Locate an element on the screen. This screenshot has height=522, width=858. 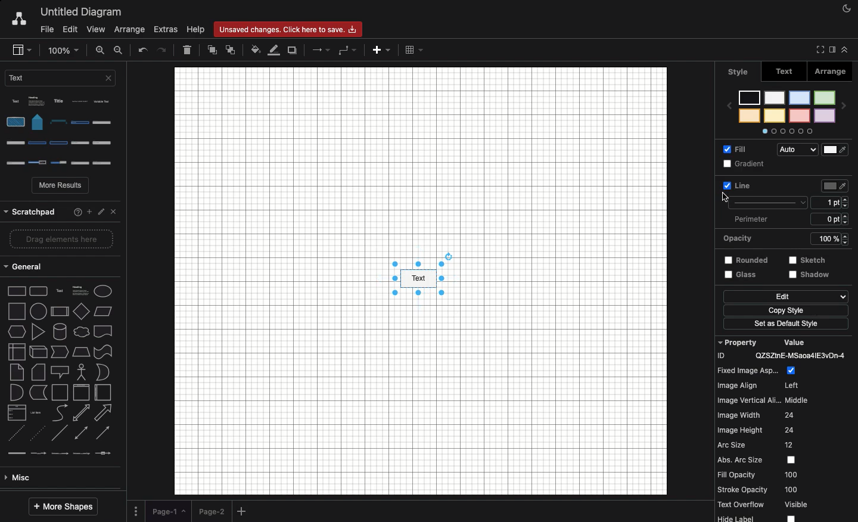
Add is located at coordinates (243, 512).